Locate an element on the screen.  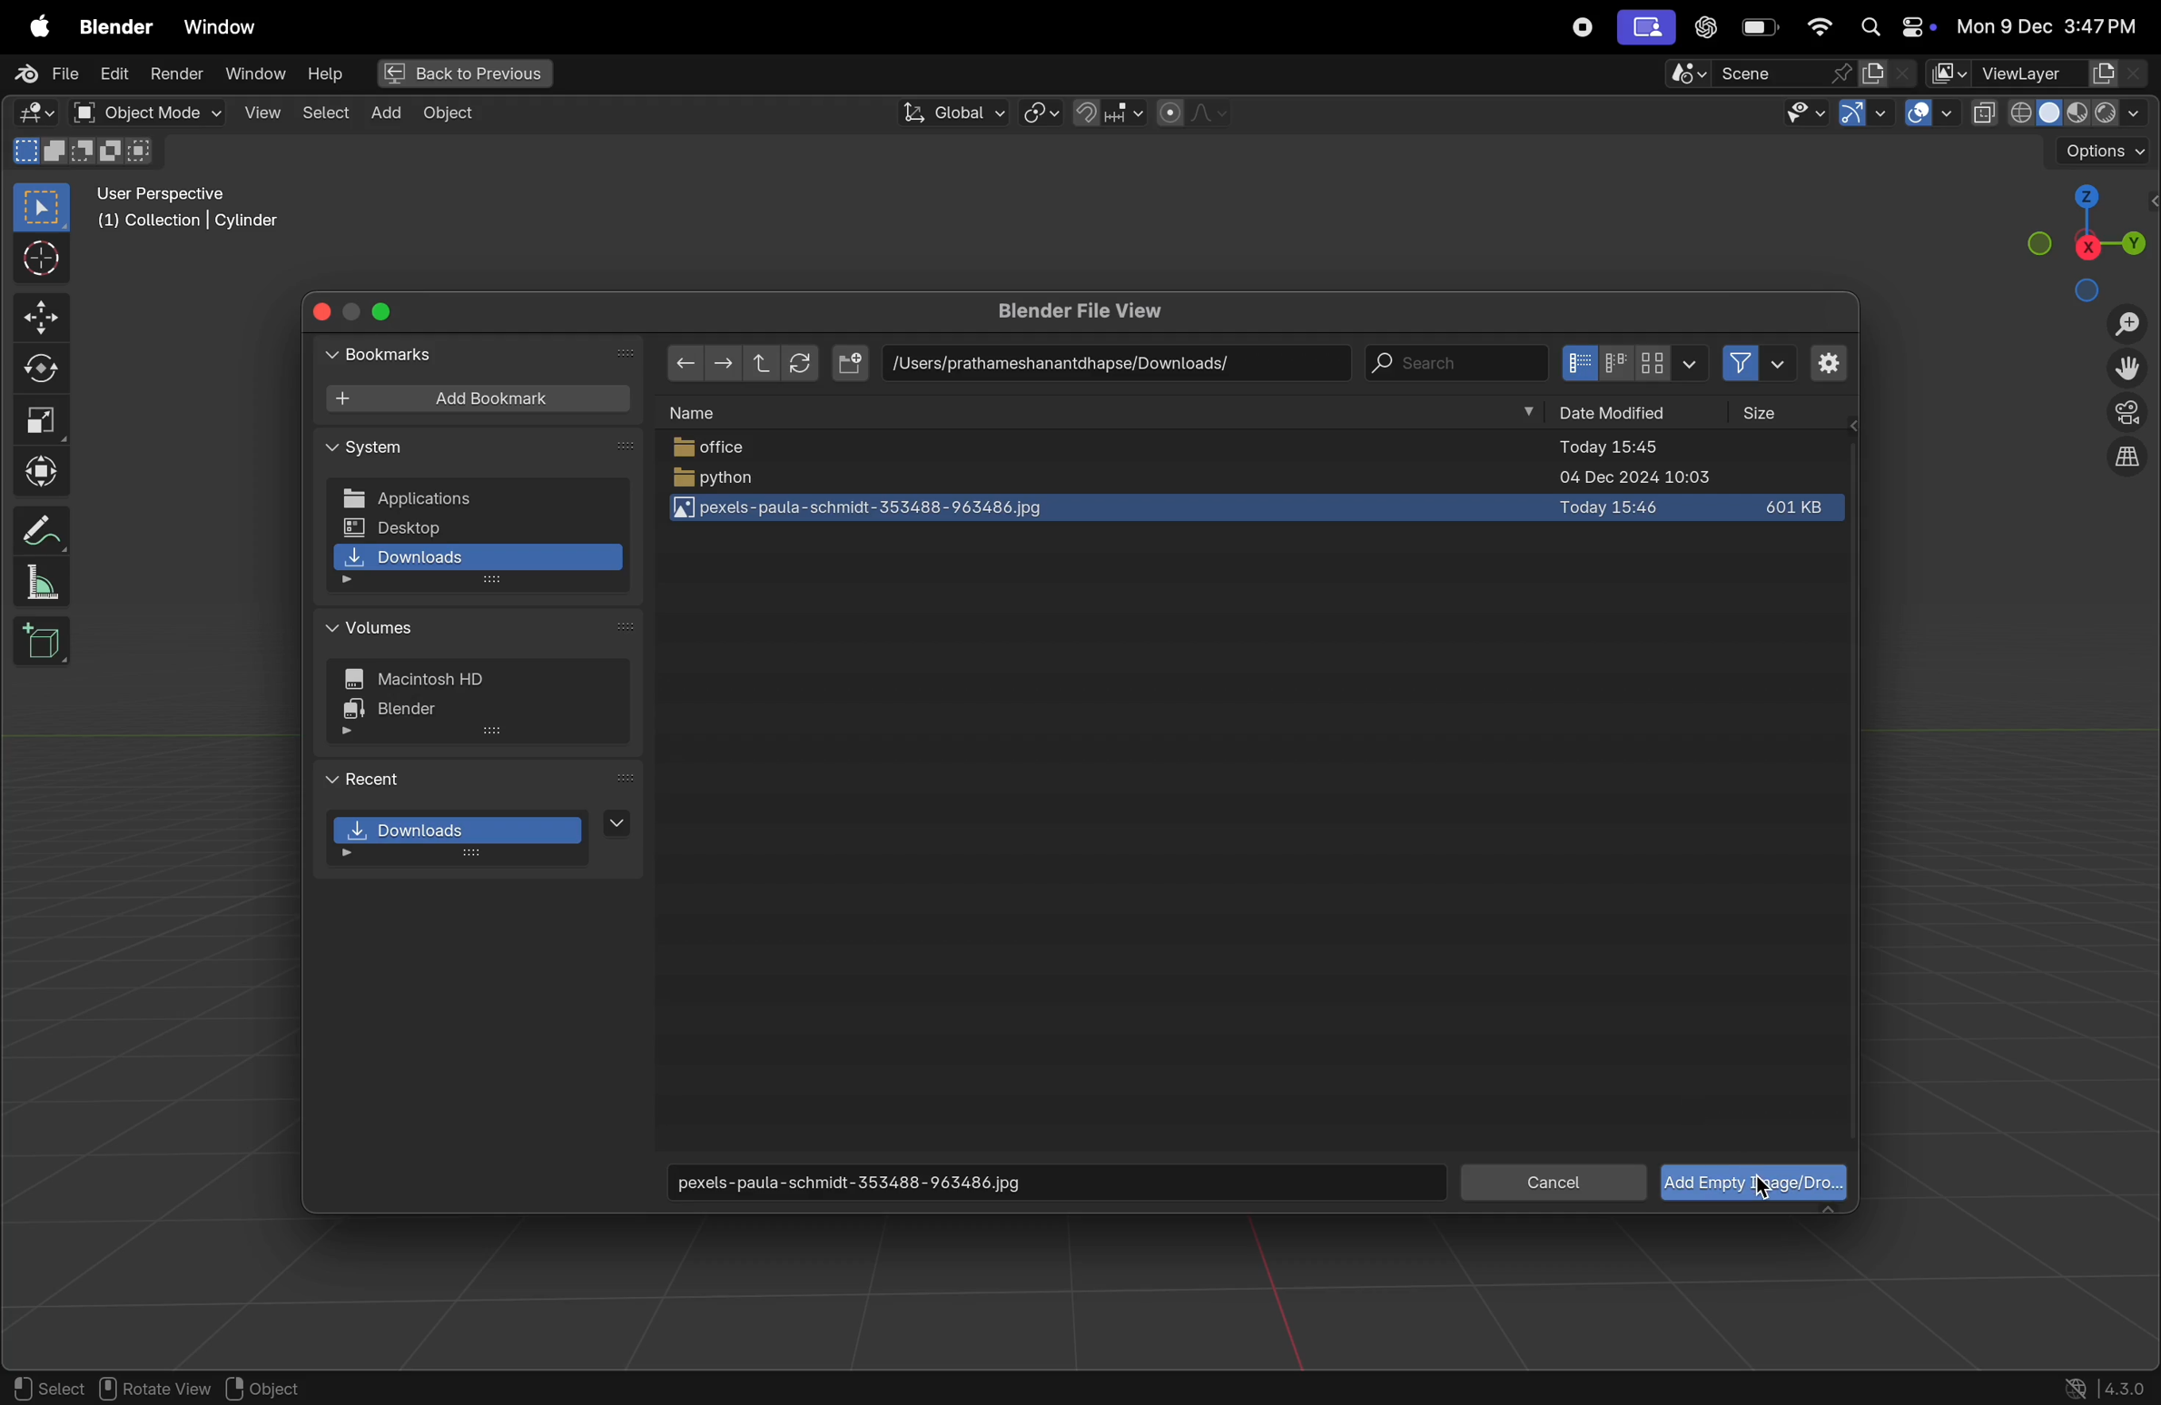
user perspective is located at coordinates (193, 211).